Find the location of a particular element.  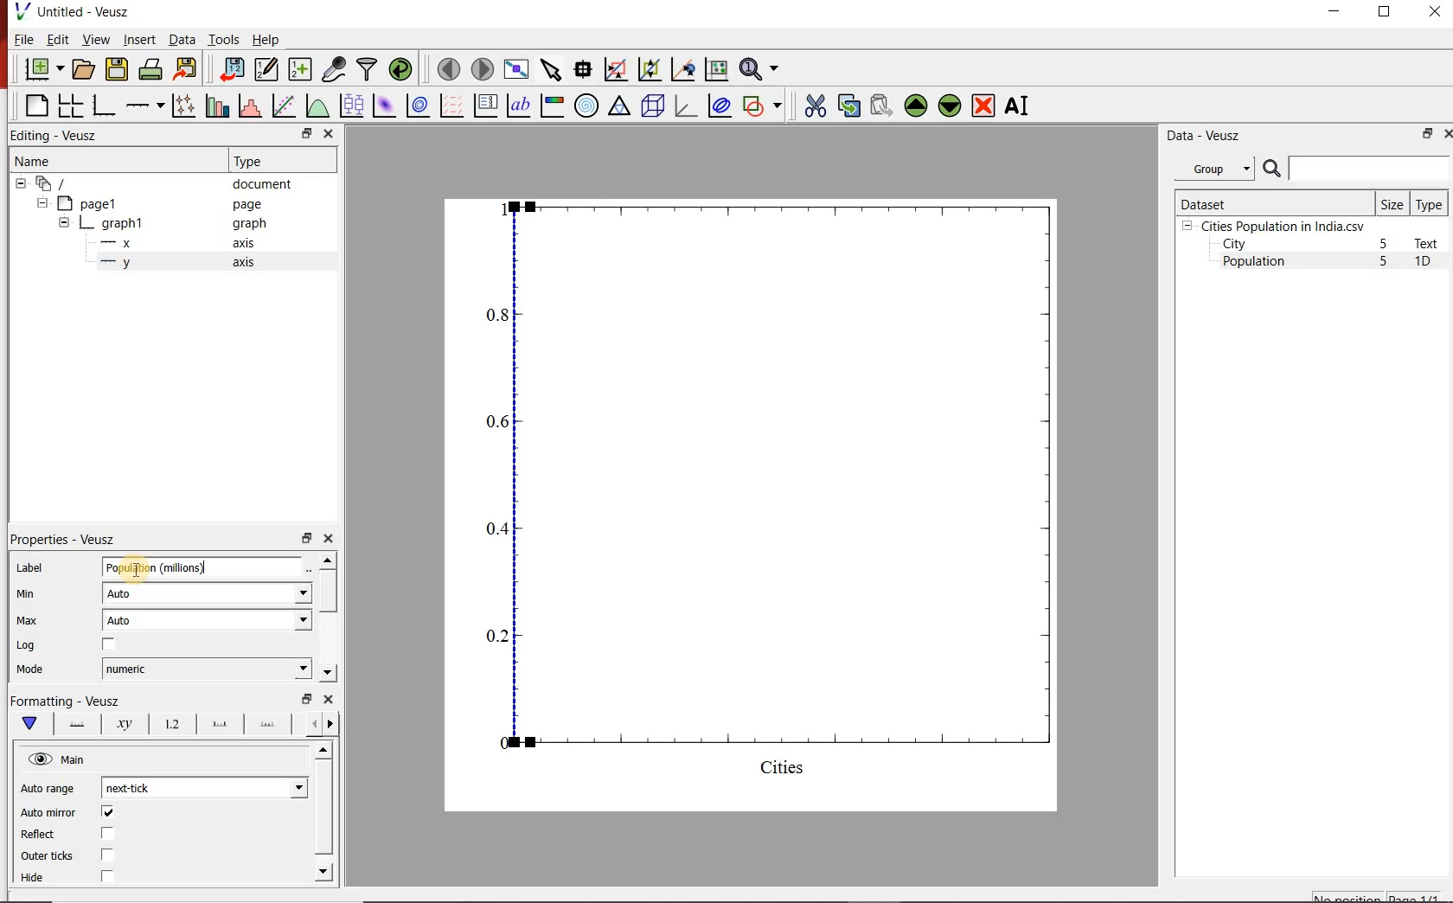

Help is located at coordinates (267, 39).